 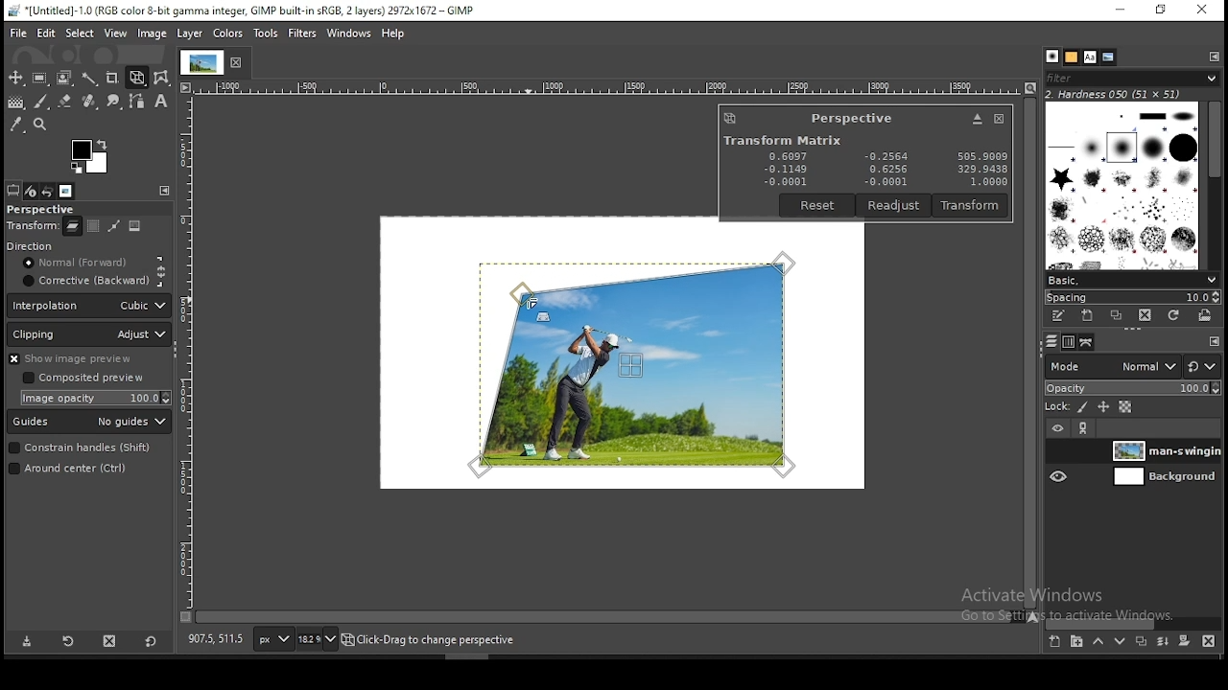 What do you see at coordinates (32, 227) in the screenshot?
I see `transform` at bounding box center [32, 227].